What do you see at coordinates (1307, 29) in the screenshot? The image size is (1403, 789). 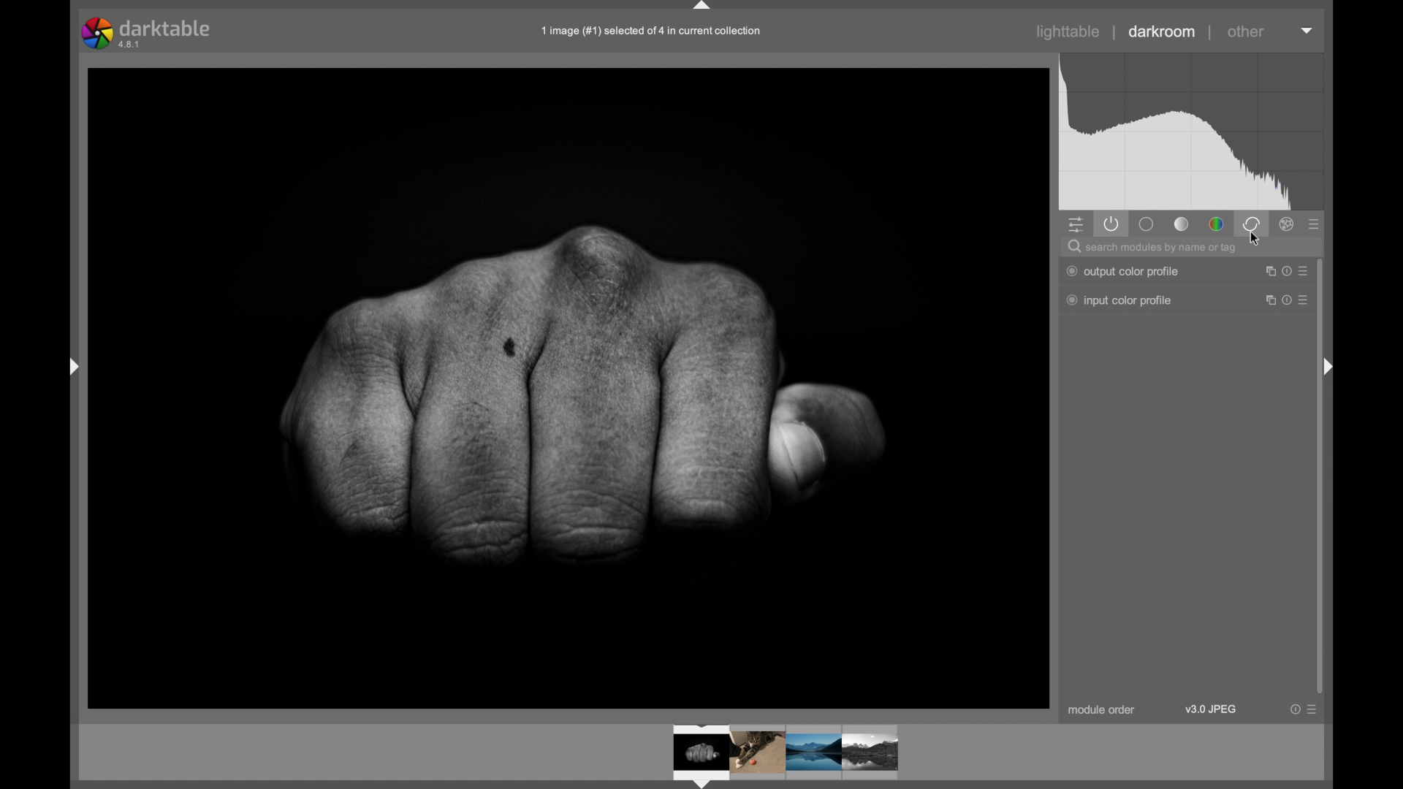 I see `dropdown menu` at bounding box center [1307, 29].